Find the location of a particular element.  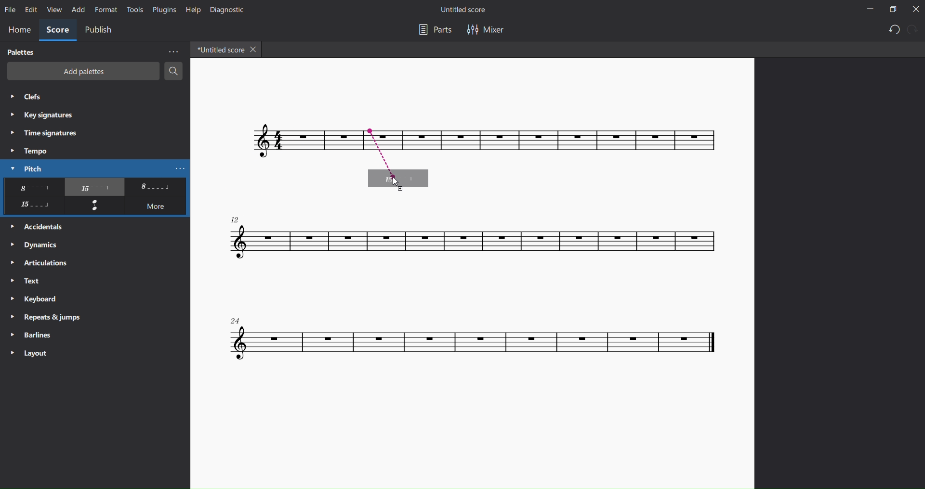

mixer is located at coordinates (489, 31).